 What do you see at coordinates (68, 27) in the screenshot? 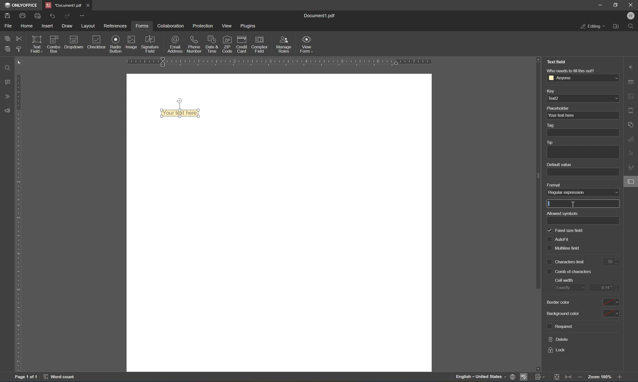
I see `draw` at bounding box center [68, 27].